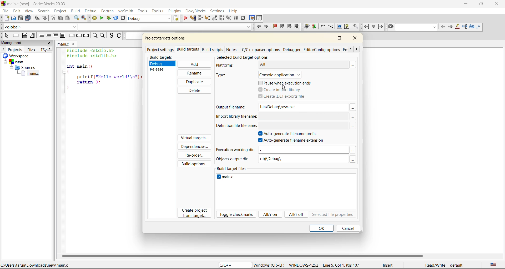 The width and height of the screenshot is (505, 269). What do you see at coordinates (287, 97) in the screenshot?
I see `create .def exports file` at bounding box center [287, 97].